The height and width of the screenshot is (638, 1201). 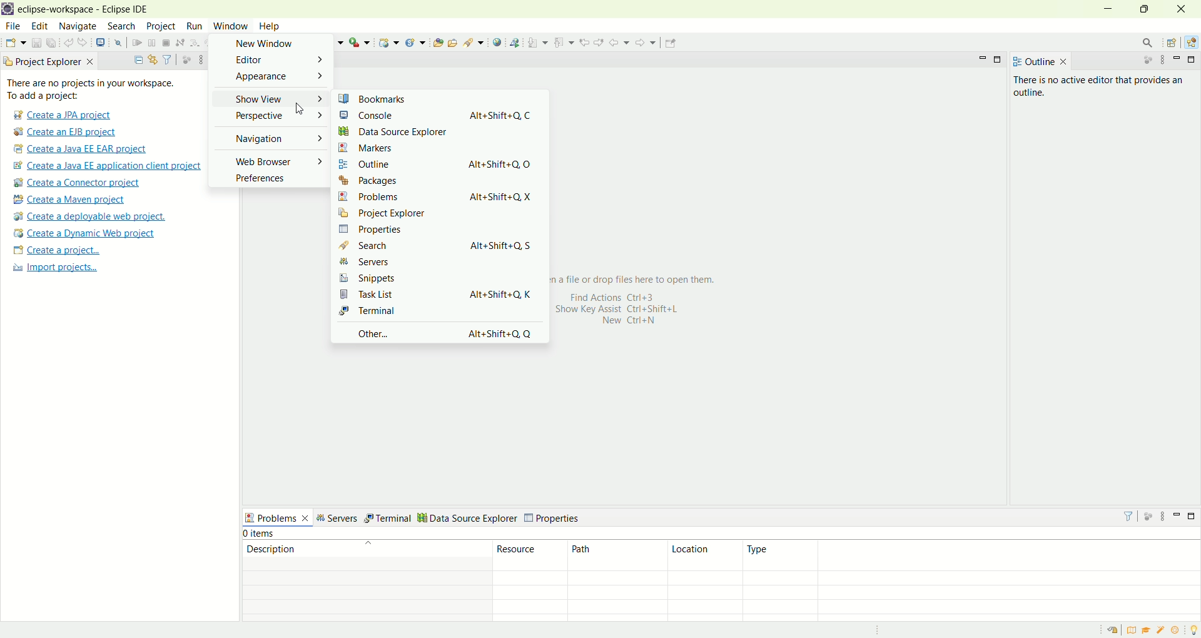 What do you see at coordinates (1103, 84) in the screenshot?
I see `there is no active editor that provides an outline` at bounding box center [1103, 84].